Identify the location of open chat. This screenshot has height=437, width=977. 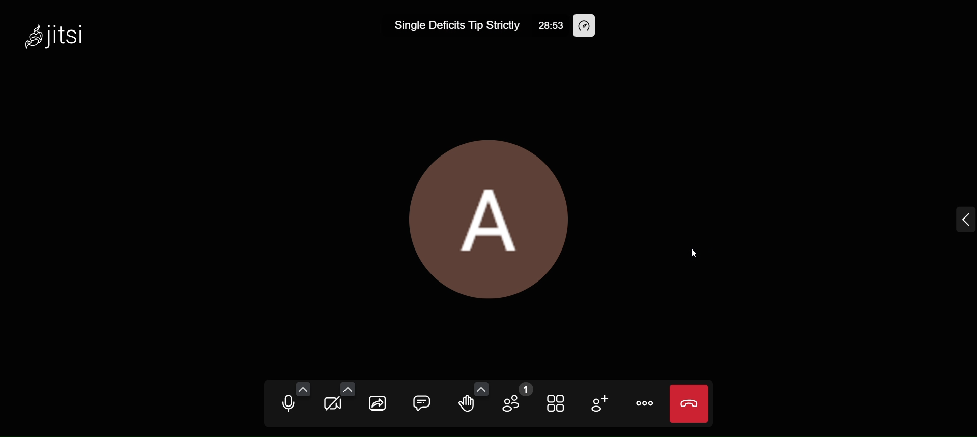
(419, 402).